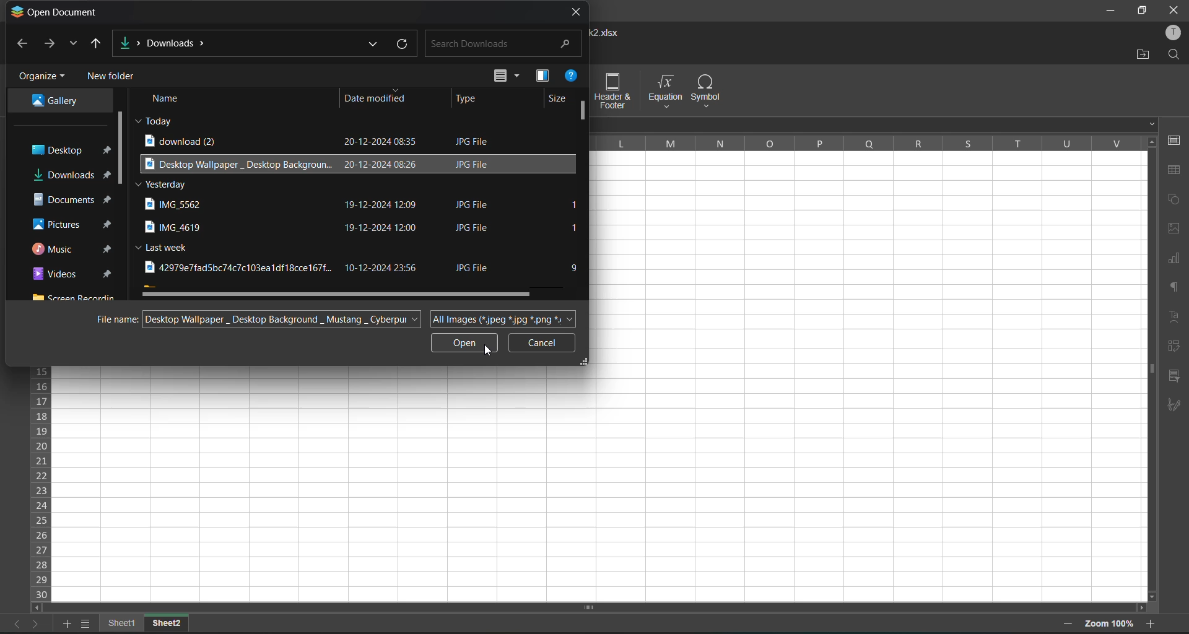  I want to click on column names, so click(866, 142).